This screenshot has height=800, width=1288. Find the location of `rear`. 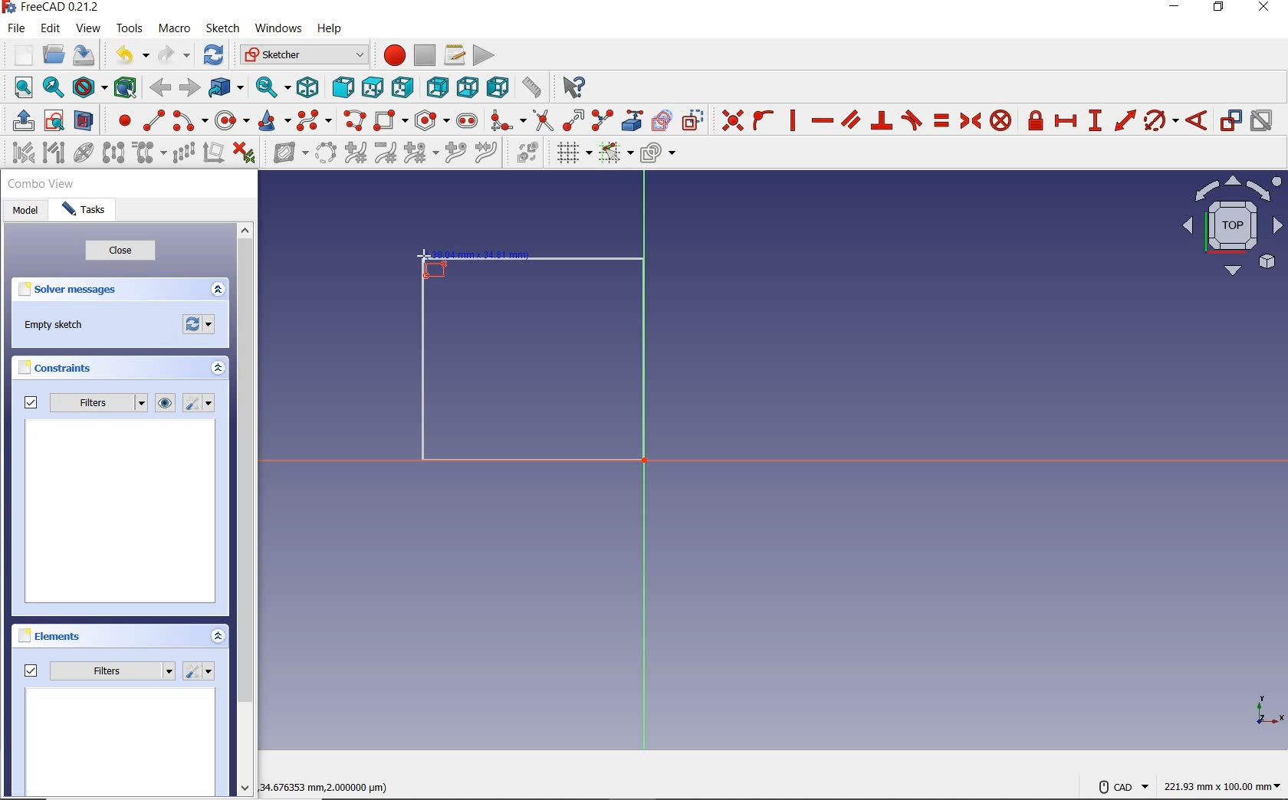

rear is located at coordinates (437, 87).